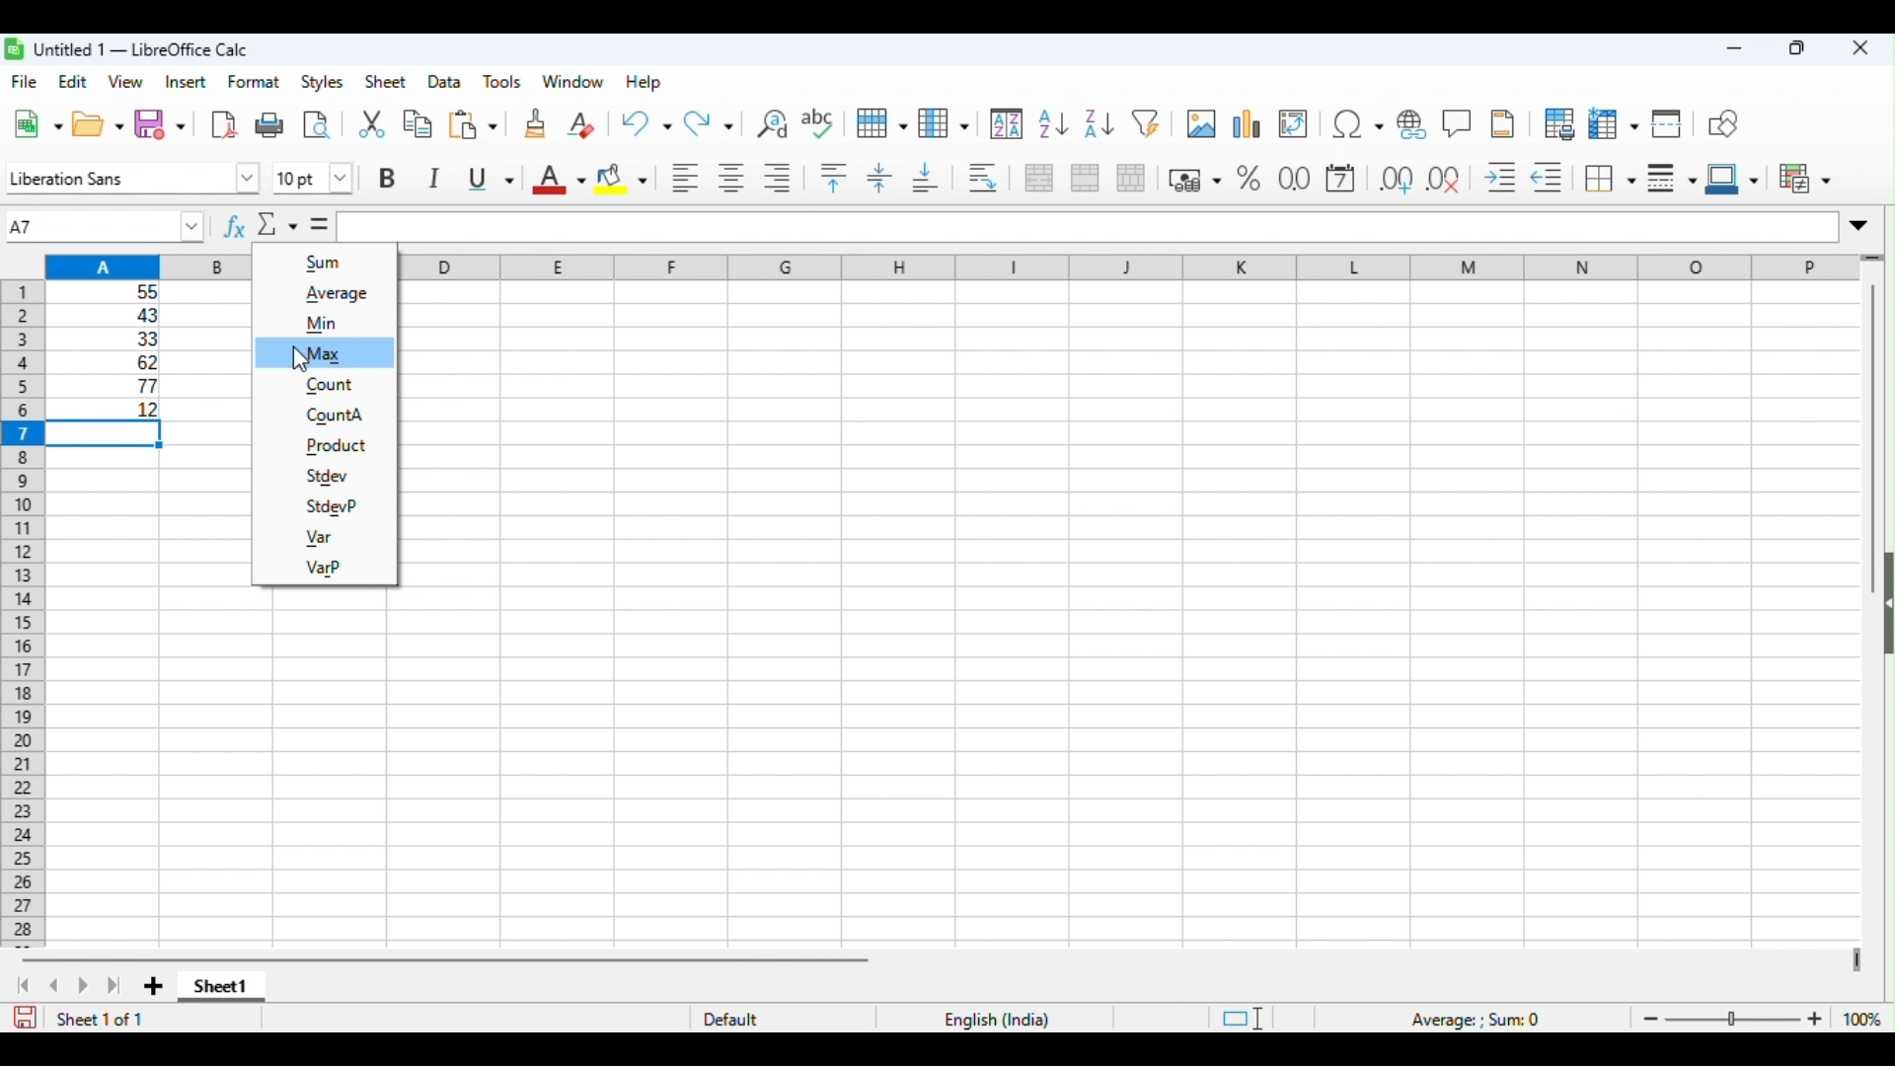 This screenshot has width=1895, height=1066. Describe the element at coordinates (154, 984) in the screenshot. I see `add new sheet` at that location.